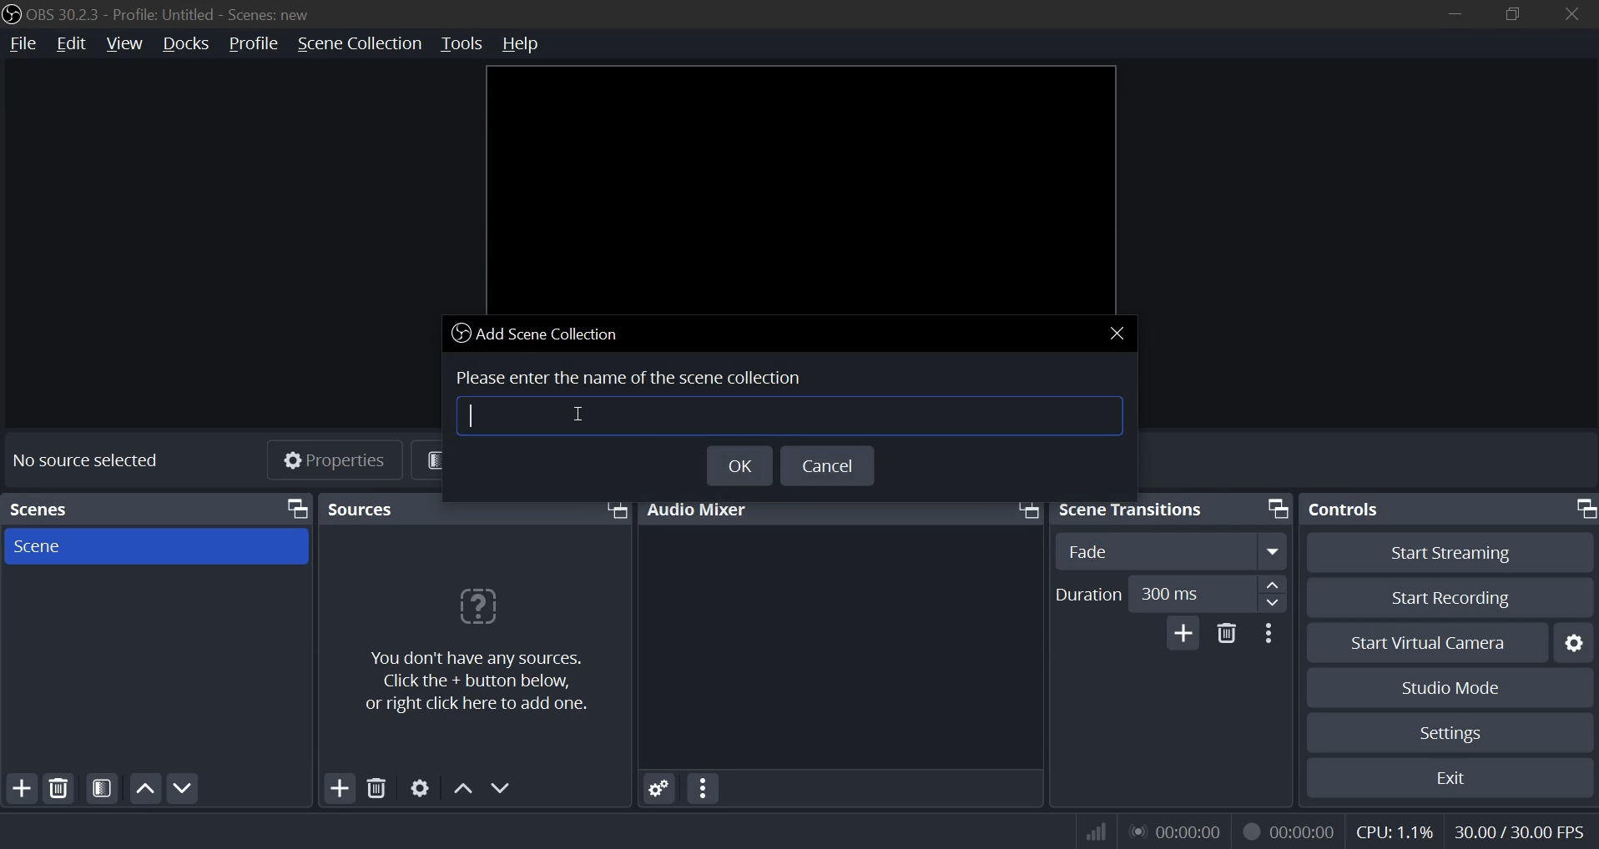  I want to click on bring front, so click(1584, 509).